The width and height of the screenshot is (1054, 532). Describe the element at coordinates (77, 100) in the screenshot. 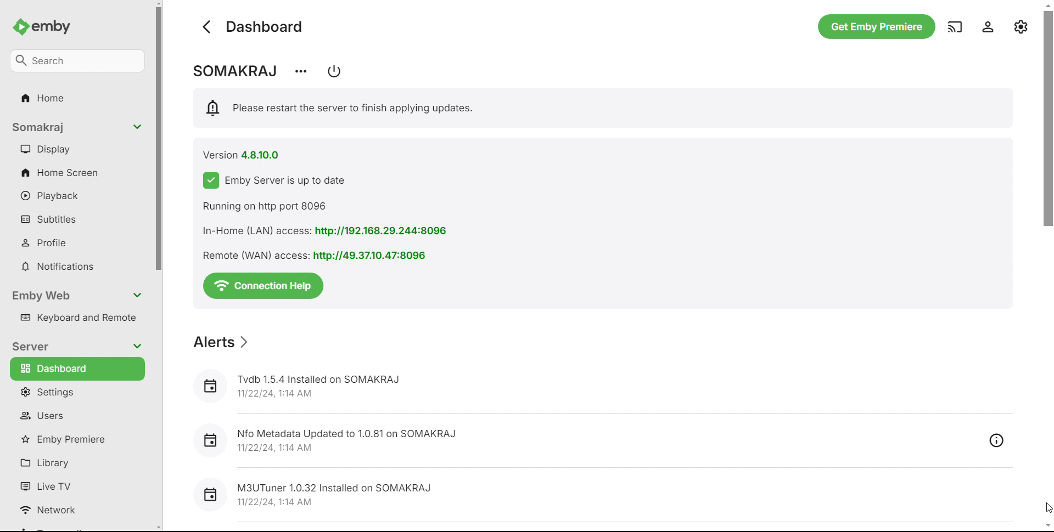

I see `home` at that location.